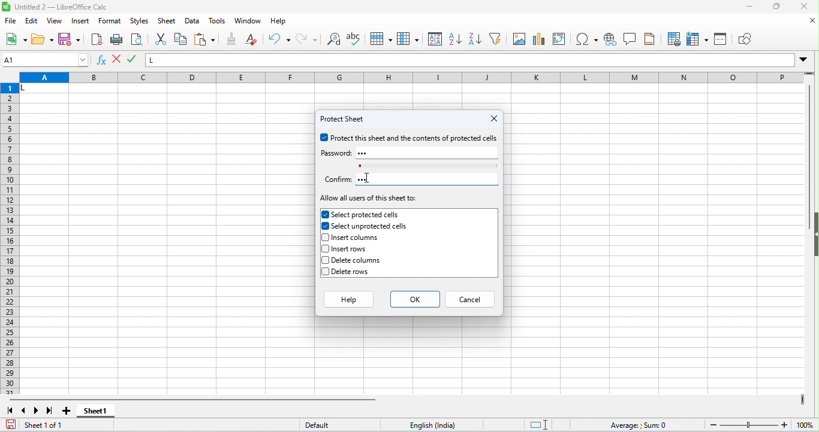 This screenshot has width=819, height=432. I want to click on close, so click(803, 7).